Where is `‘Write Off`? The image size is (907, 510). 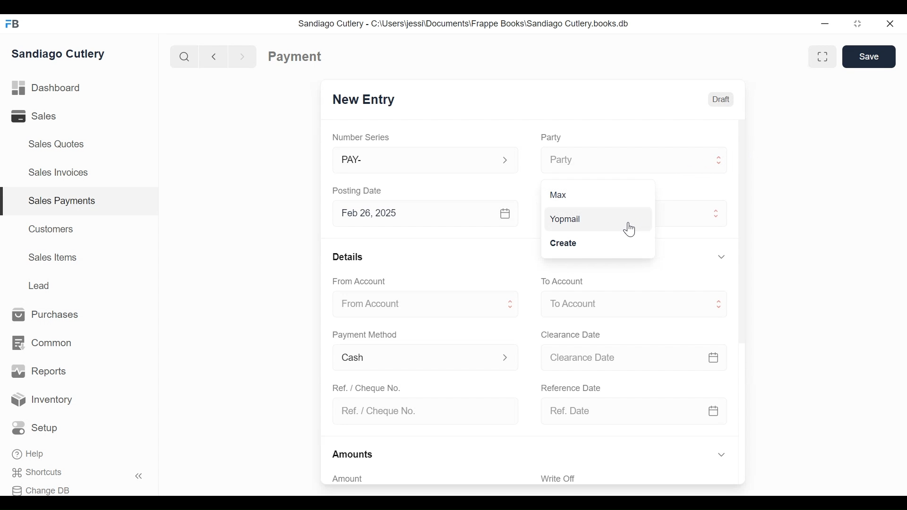 ‘Write Off is located at coordinates (635, 478).